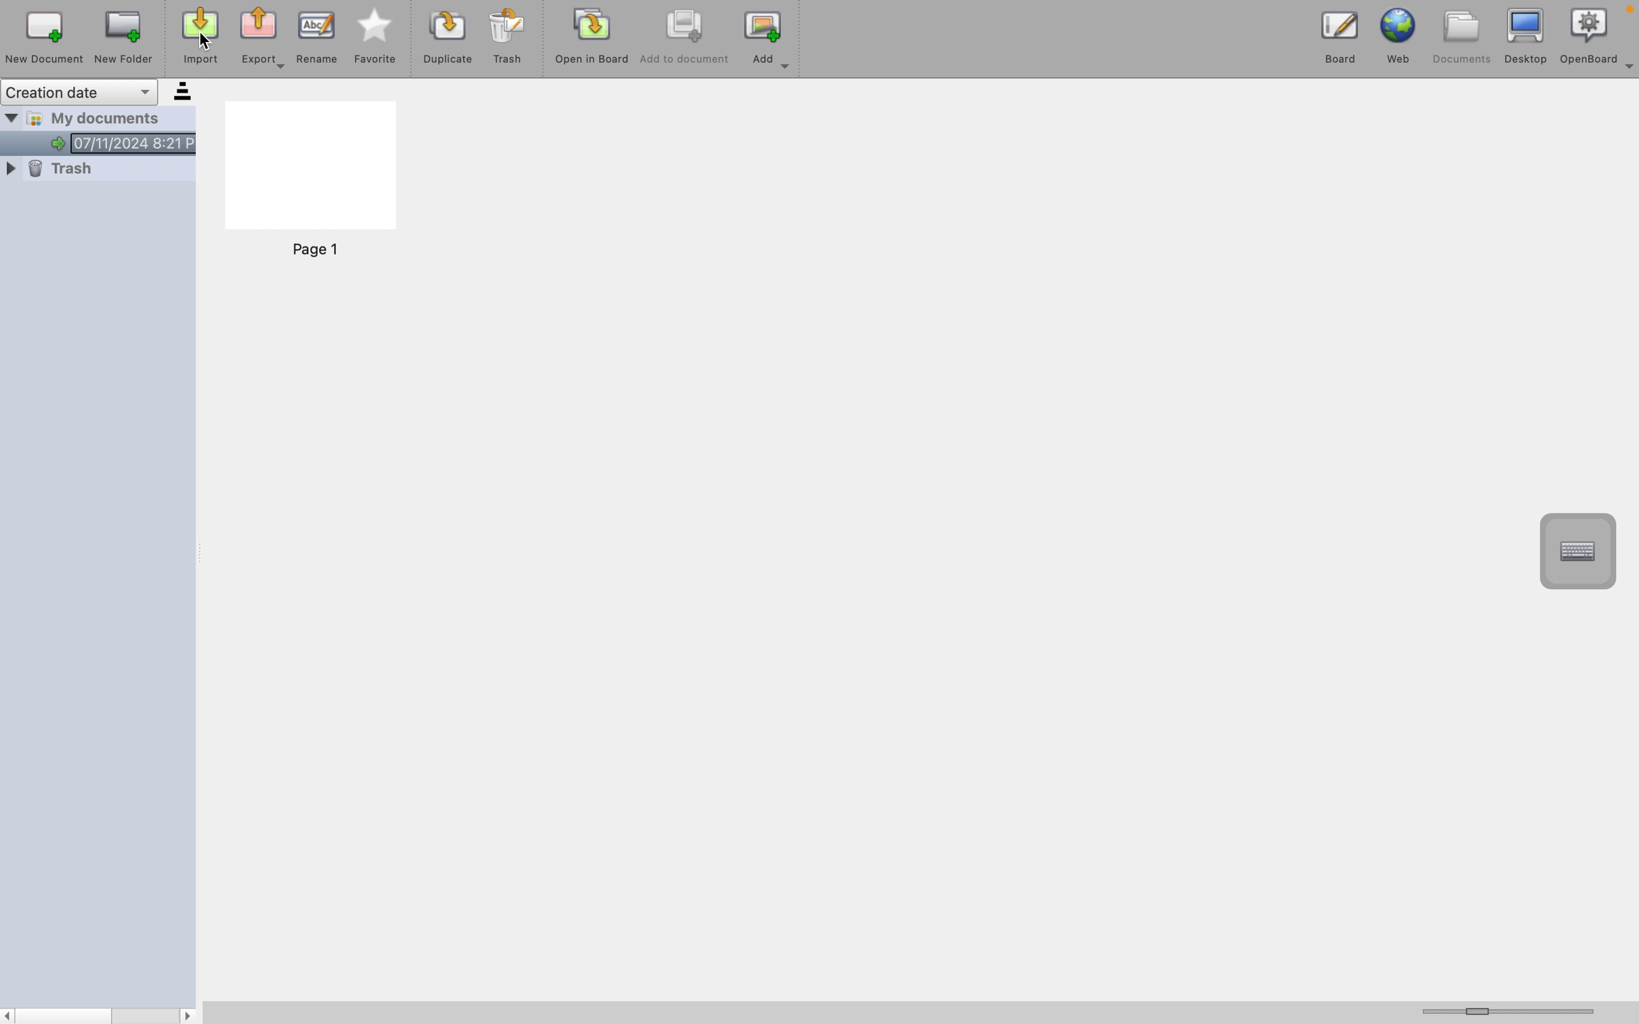 The height and width of the screenshot is (1024, 1639). What do you see at coordinates (100, 1015) in the screenshot?
I see `scrollbar` at bounding box center [100, 1015].